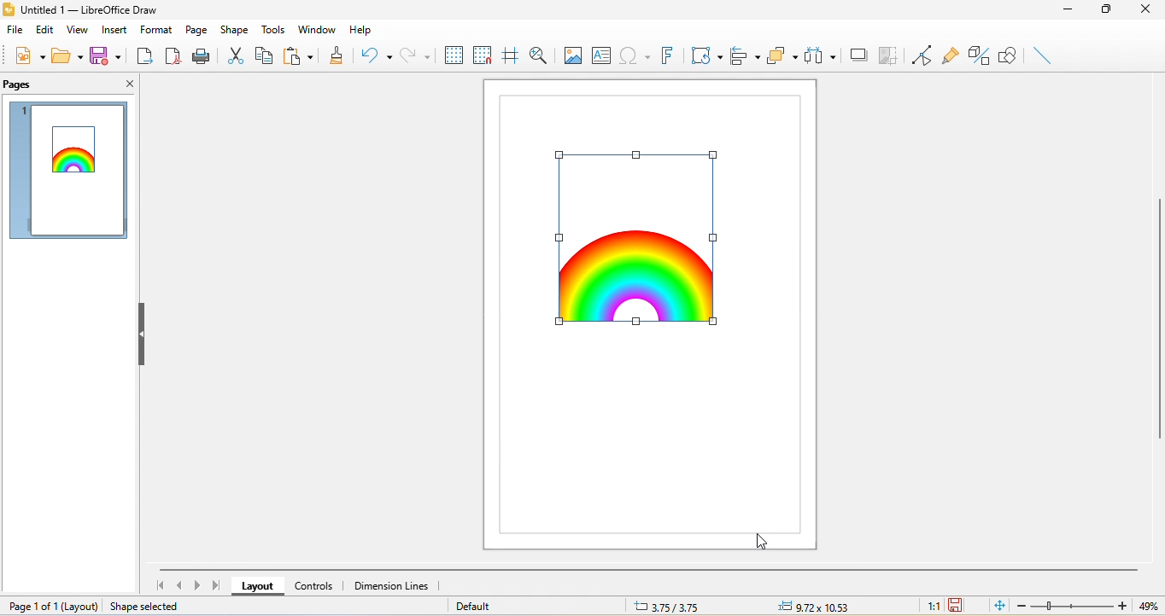 The width and height of the screenshot is (1165, 616). Describe the element at coordinates (96, 10) in the screenshot. I see `title` at that location.